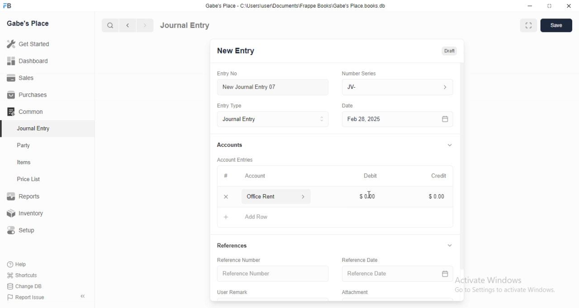  Describe the element at coordinates (25, 297) in the screenshot. I see `‘Report Issue` at that location.